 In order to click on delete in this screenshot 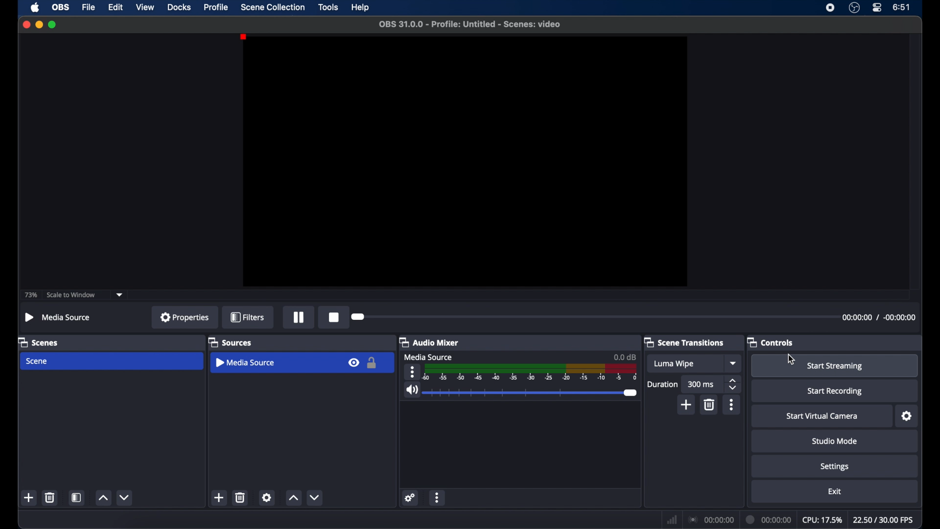, I will do `click(49, 498)`.